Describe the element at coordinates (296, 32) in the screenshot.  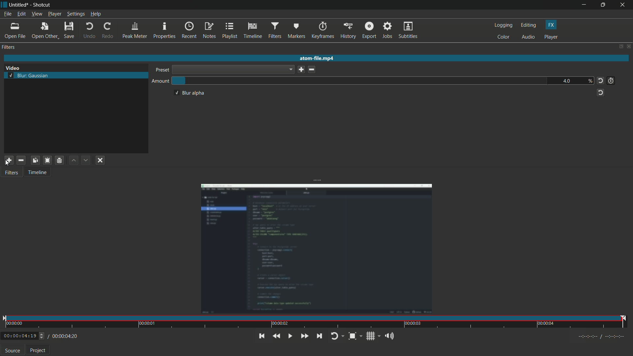
I see `markers` at that location.